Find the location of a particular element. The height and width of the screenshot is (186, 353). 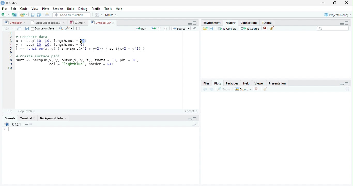

New line is located at coordinates (6, 130).